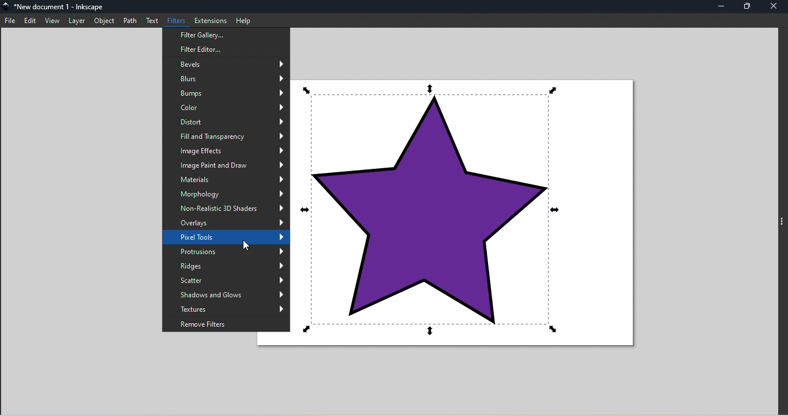 Image resolution: width=788 pixels, height=416 pixels. What do you see at coordinates (59, 6) in the screenshot?
I see `File name` at bounding box center [59, 6].